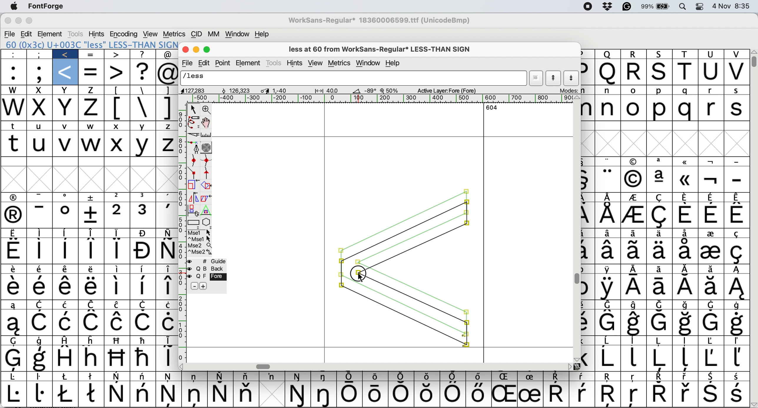 The width and height of the screenshot is (758, 408). Describe the element at coordinates (92, 340) in the screenshot. I see `Symbol` at that location.